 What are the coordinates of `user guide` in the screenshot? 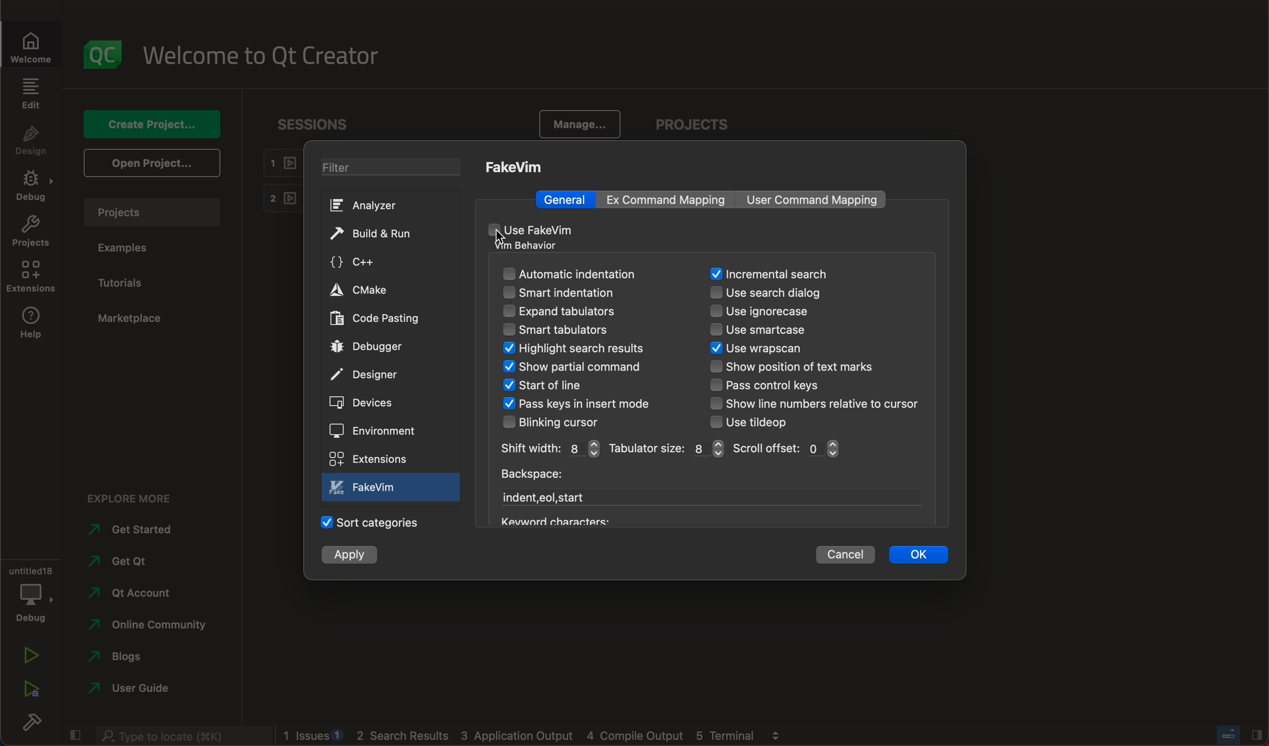 It's located at (140, 690).